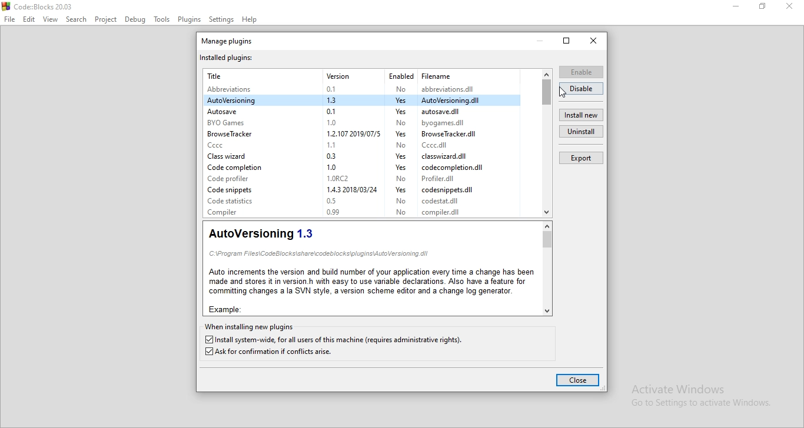 This screenshot has width=804, height=428. What do you see at coordinates (581, 131) in the screenshot?
I see `uninstall` at bounding box center [581, 131].